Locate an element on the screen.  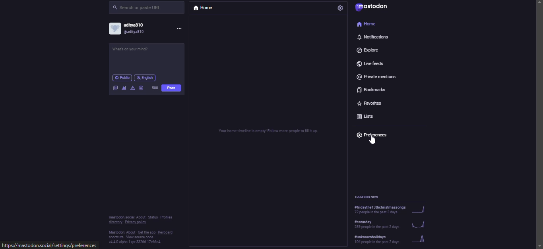
home is located at coordinates (204, 8).